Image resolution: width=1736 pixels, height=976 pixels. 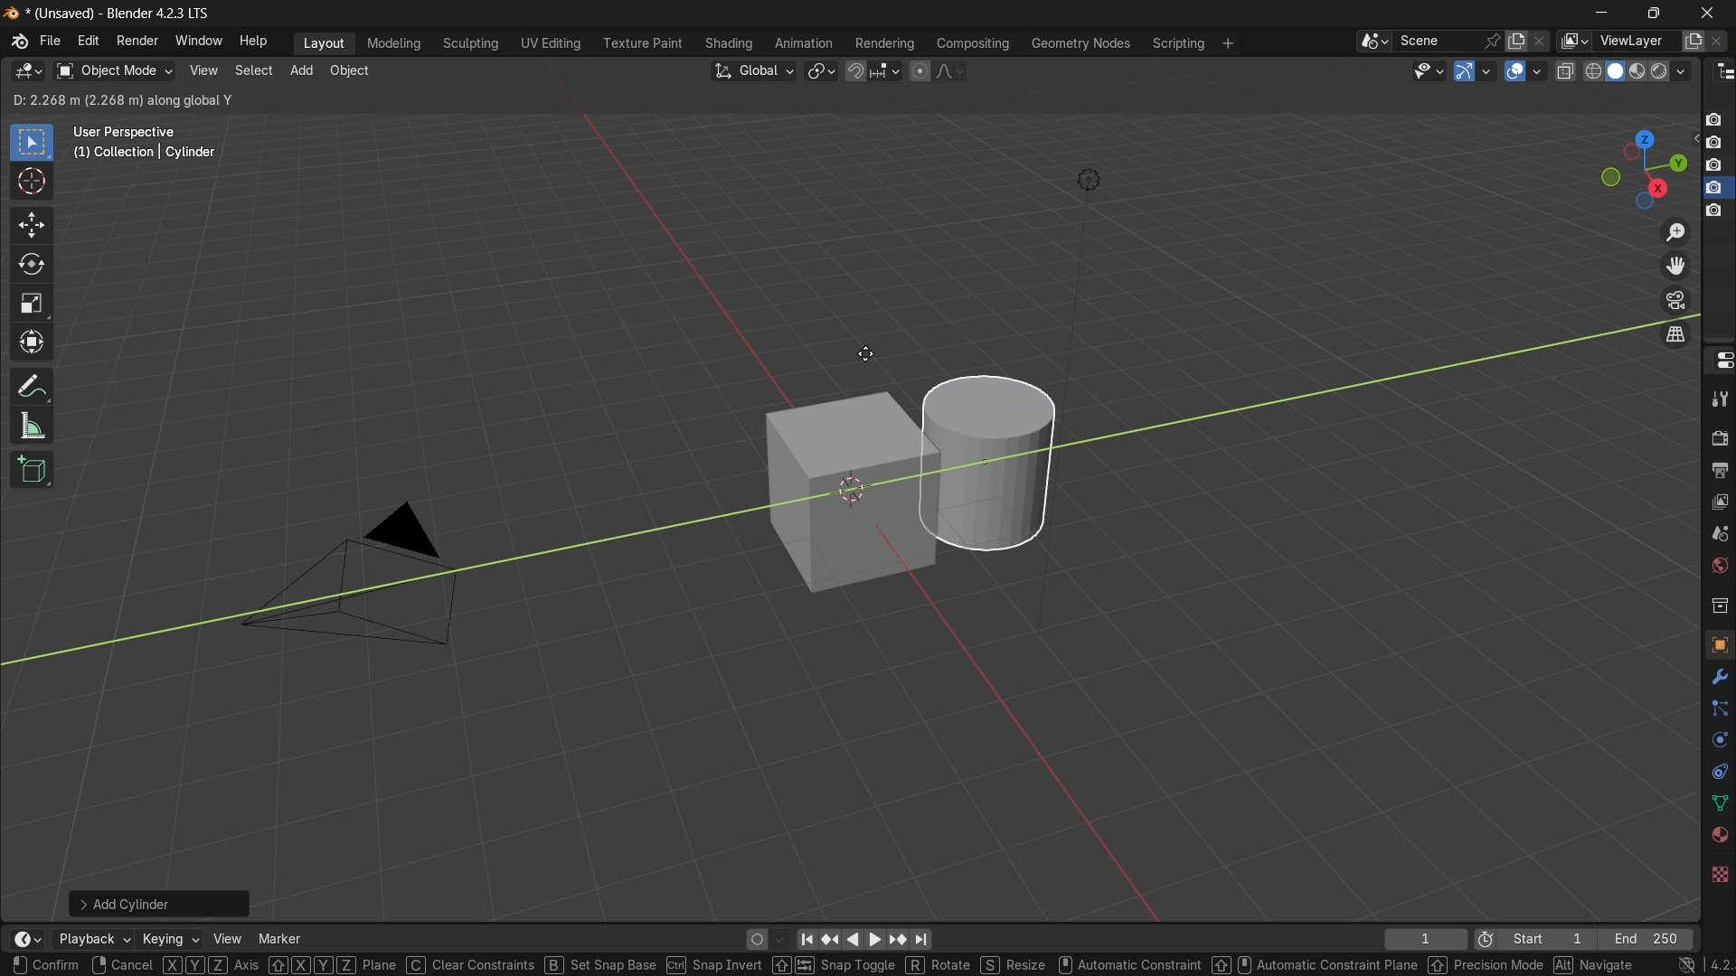 I want to click on transformation pivot table, so click(x=823, y=70).